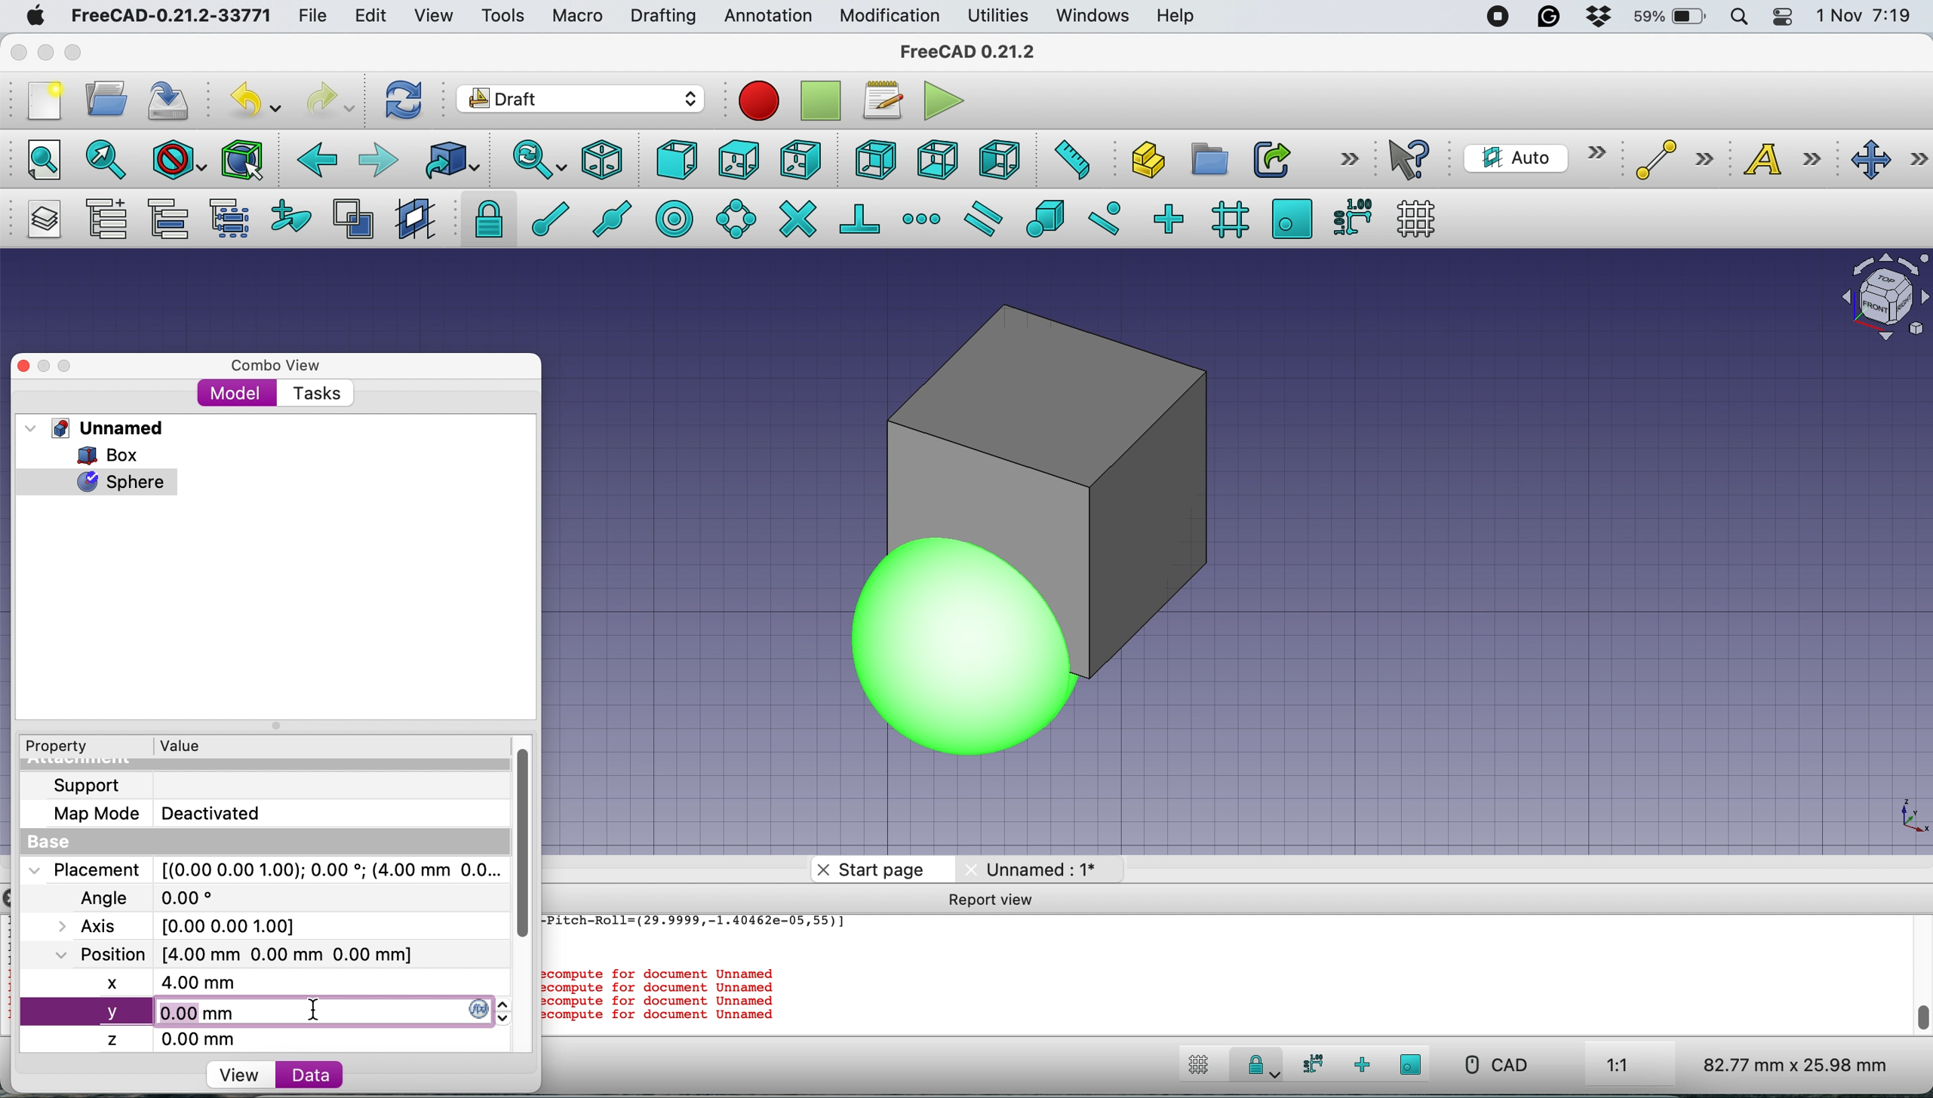 The image size is (1933, 1098). I want to click on close, so click(26, 364).